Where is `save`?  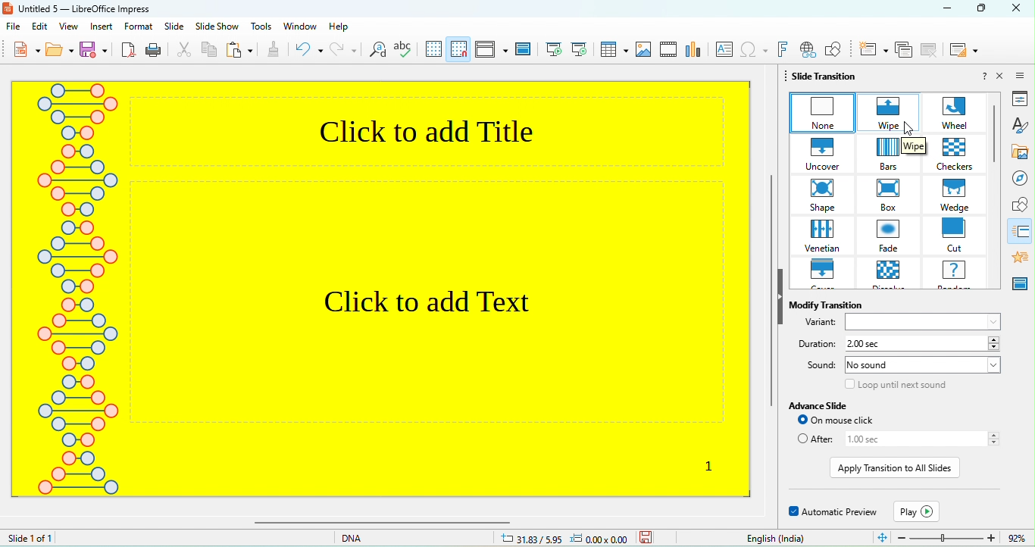 save is located at coordinates (95, 49).